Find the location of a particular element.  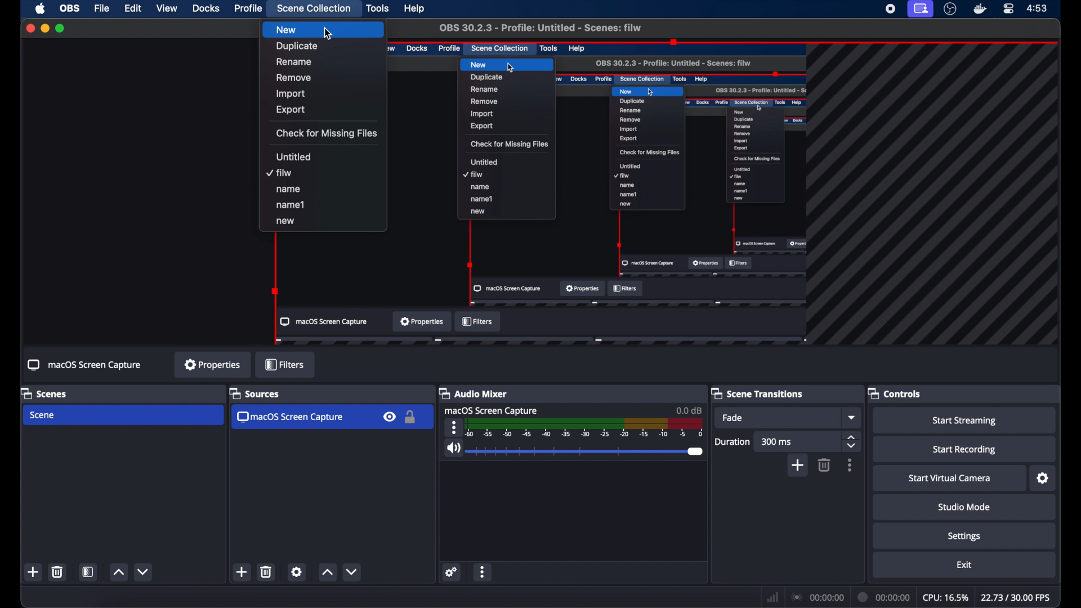

scene is located at coordinates (45, 415).